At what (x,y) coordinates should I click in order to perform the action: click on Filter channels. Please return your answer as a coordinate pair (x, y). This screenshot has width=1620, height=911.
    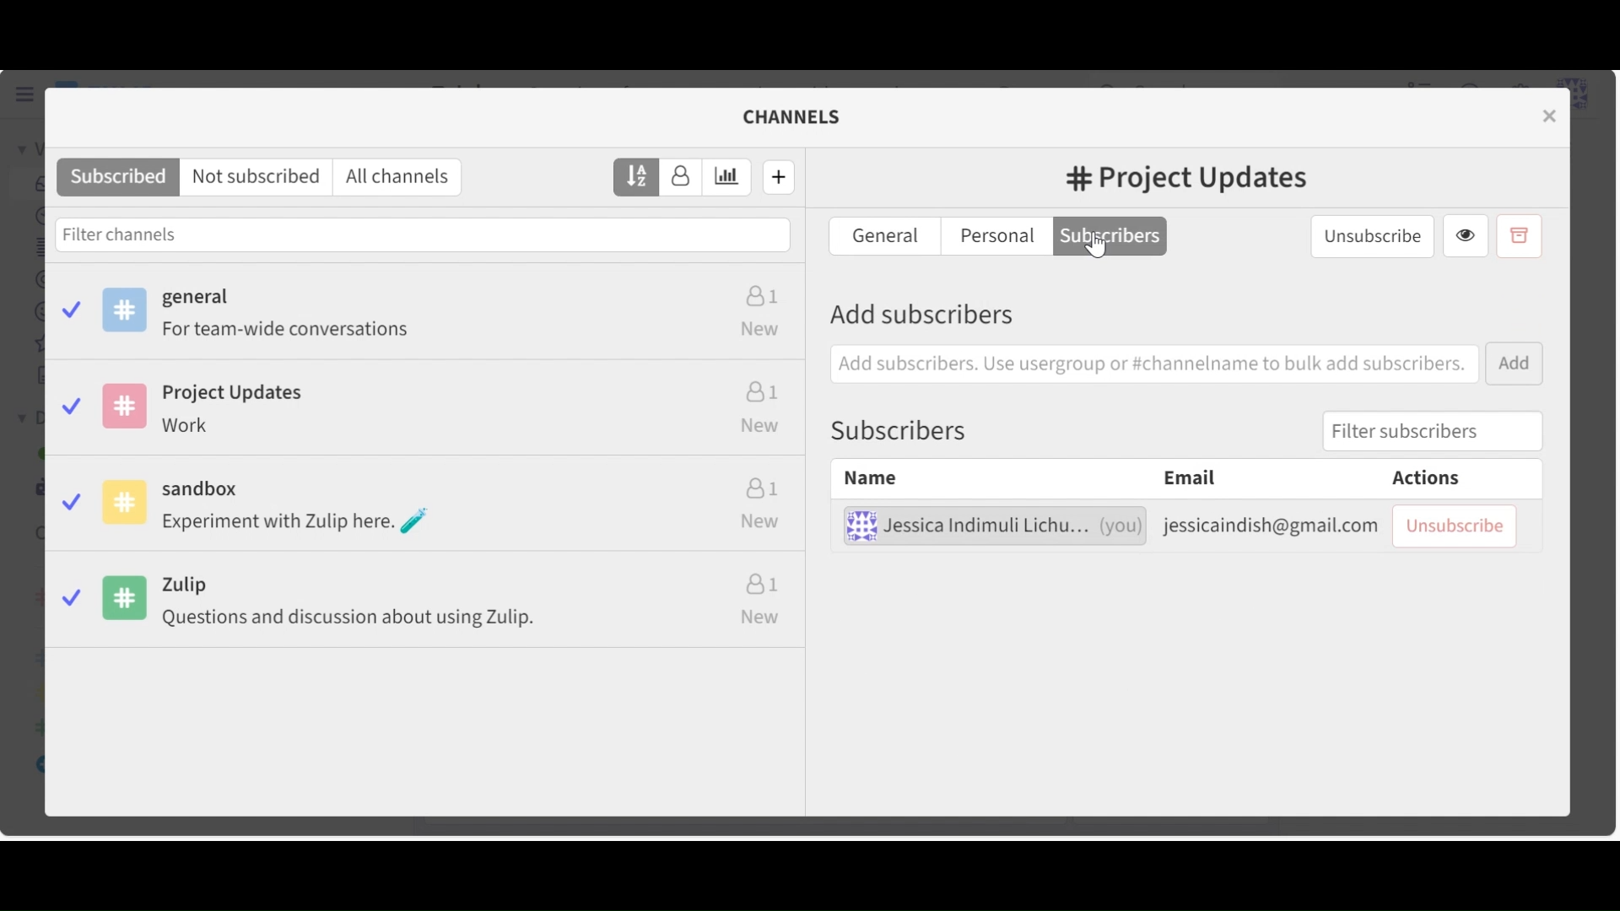
    Looking at the image, I should click on (419, 234).